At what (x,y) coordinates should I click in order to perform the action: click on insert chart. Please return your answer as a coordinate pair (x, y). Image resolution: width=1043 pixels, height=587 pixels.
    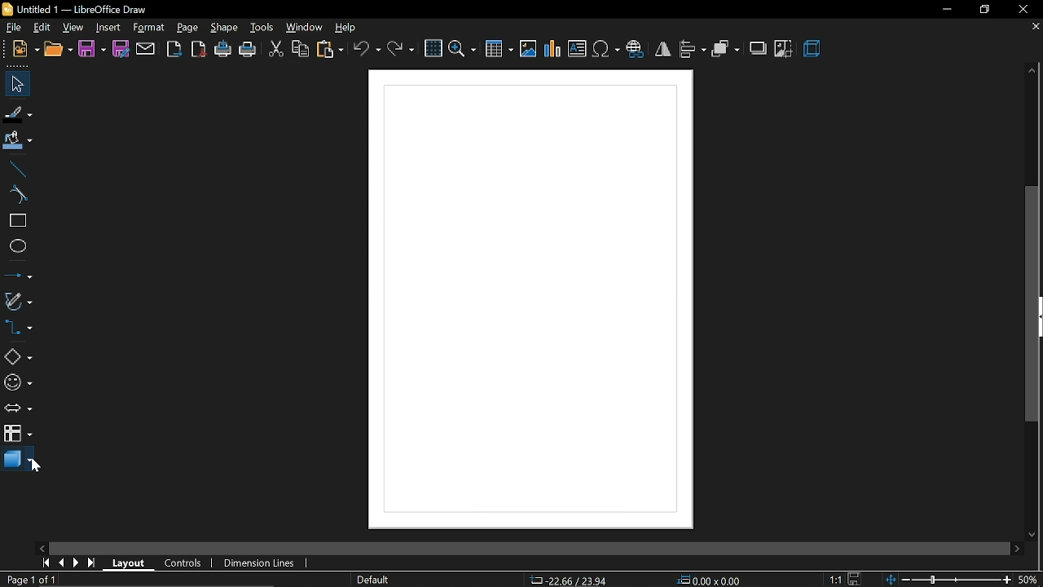
    Looking at the image, I should click on (552, 49).